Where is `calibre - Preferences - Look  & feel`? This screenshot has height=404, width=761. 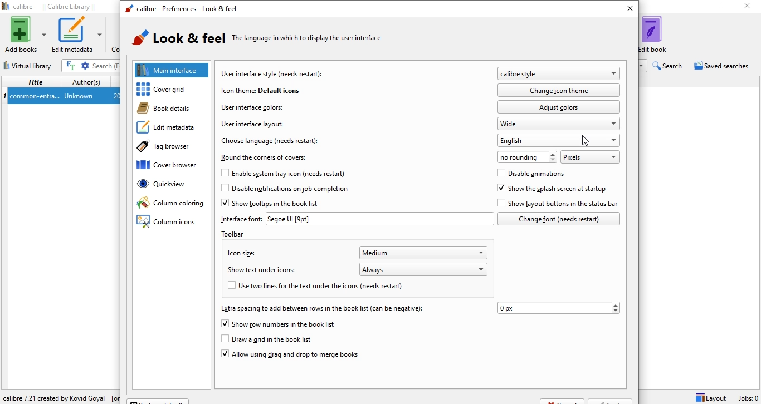
calibre - Preferences - Look  & feel is located at coordinates (181, 9).